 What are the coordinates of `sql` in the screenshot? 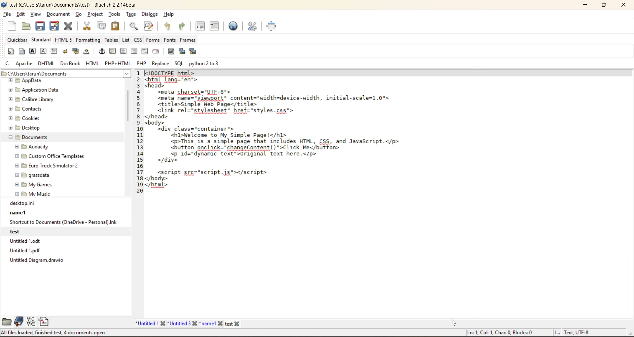 It's located at (178, 63).